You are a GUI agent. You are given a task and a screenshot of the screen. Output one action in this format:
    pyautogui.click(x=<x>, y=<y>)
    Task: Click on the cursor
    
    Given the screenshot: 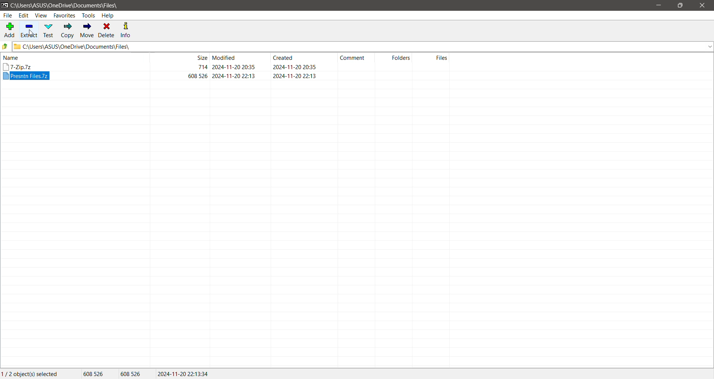 What is the action you would take?
    pyautogui.click(x=31, y=32)
    